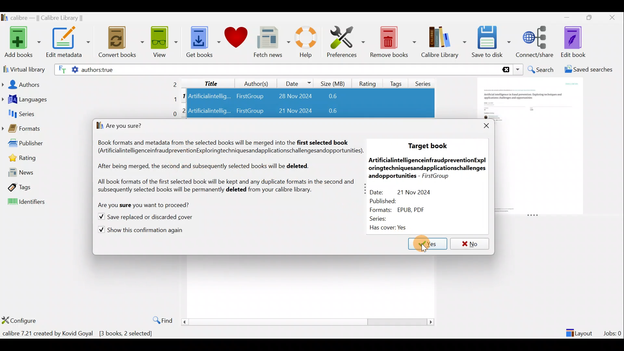  What do you see at coordinates (124, 127) in the screenshot?
I see `Are you sure?` at bounding box center [124, 127].